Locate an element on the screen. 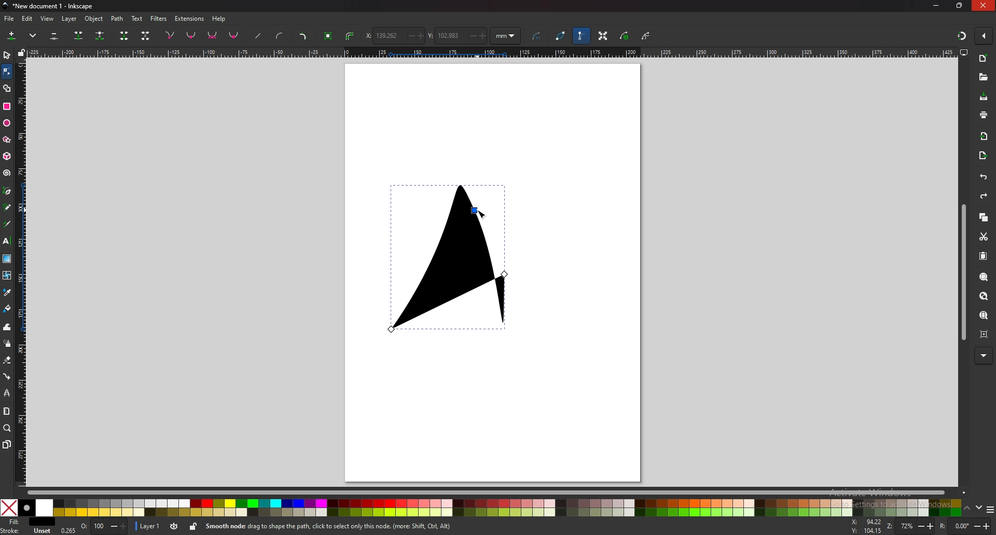 Image resolution: width=996 pixels, height=535 pixels. tweak is located at coordinates (7, 327).